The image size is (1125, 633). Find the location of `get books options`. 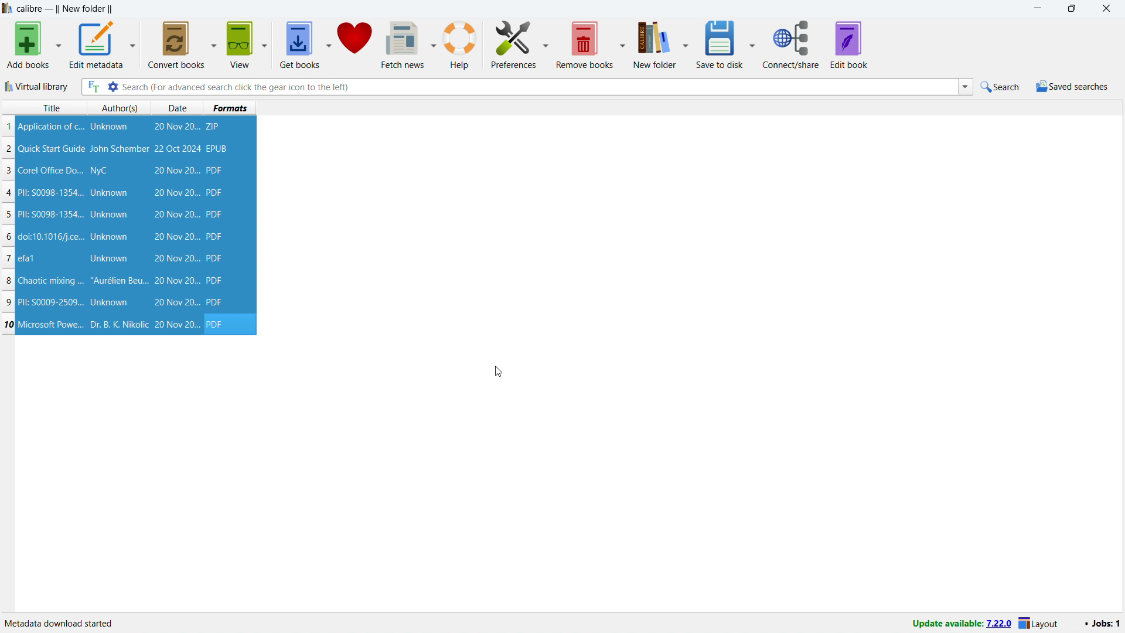

get books options is located at coordinates (329, 44).